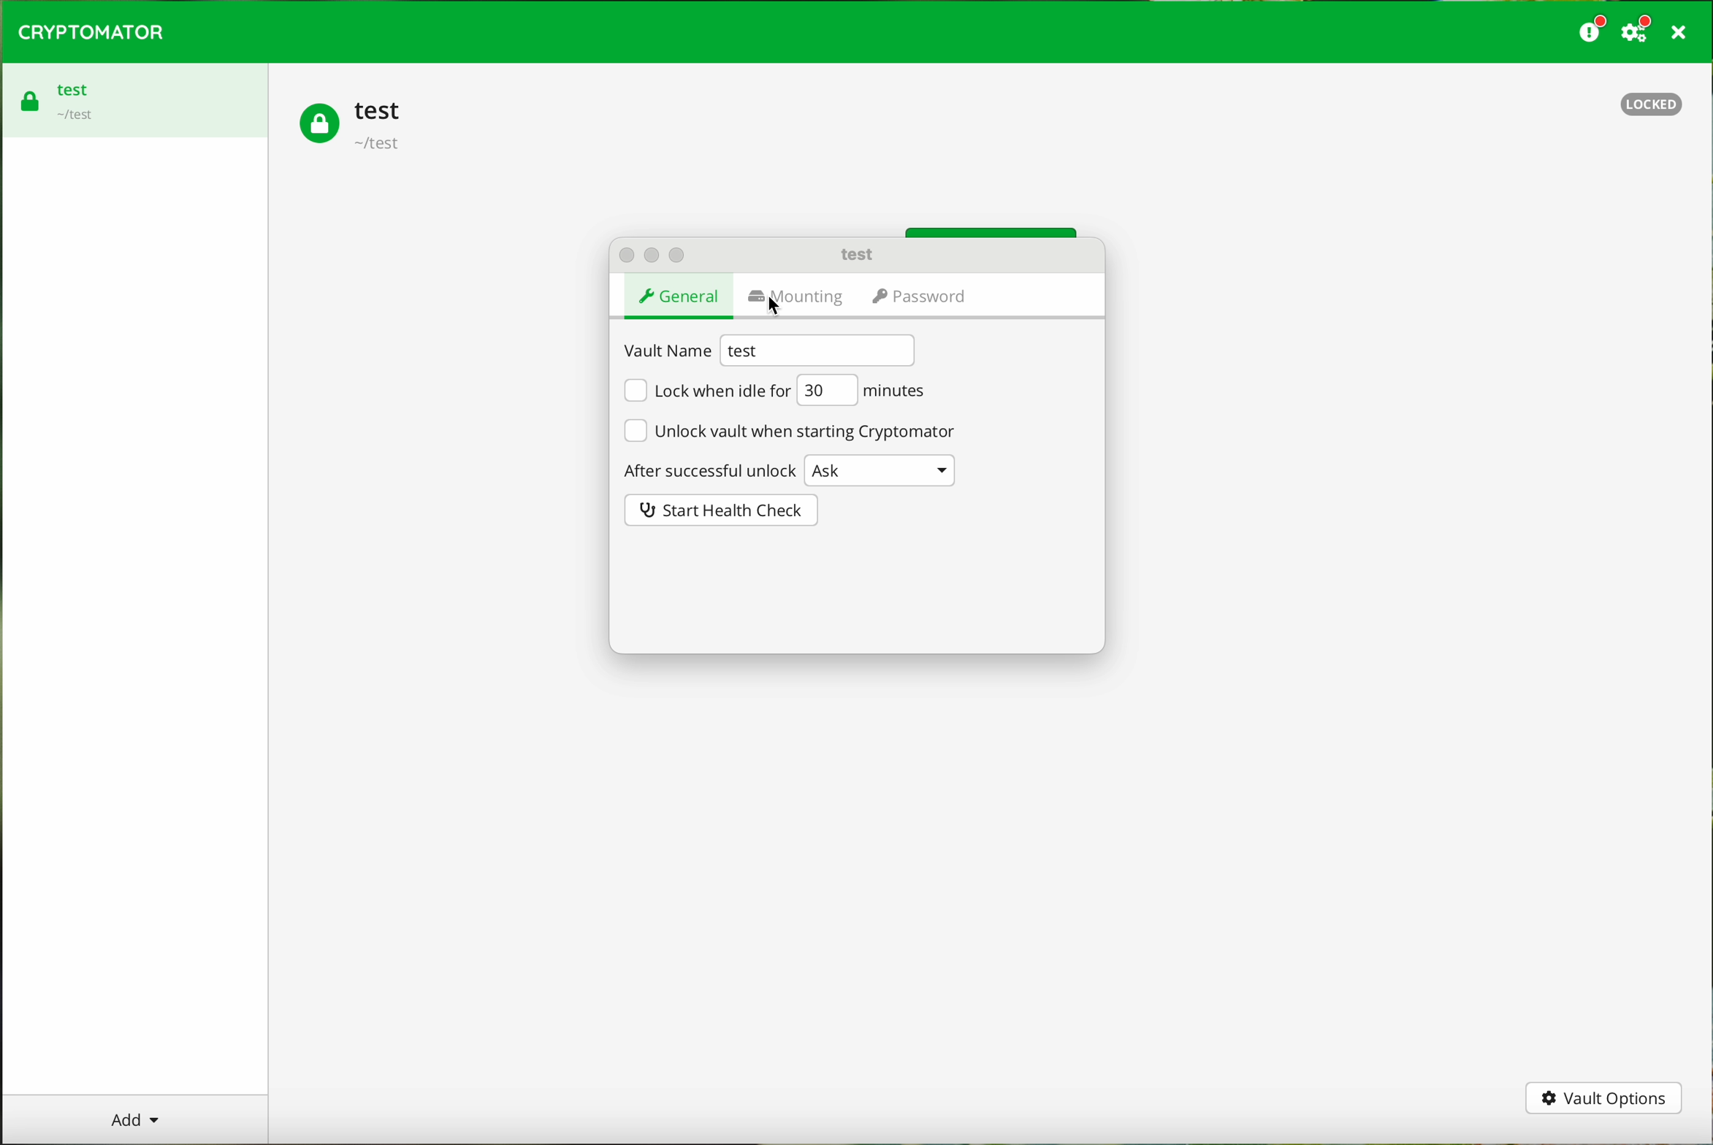  Describe the element at coordinates (858, 253) in the screenshot. I see `test` at that location.